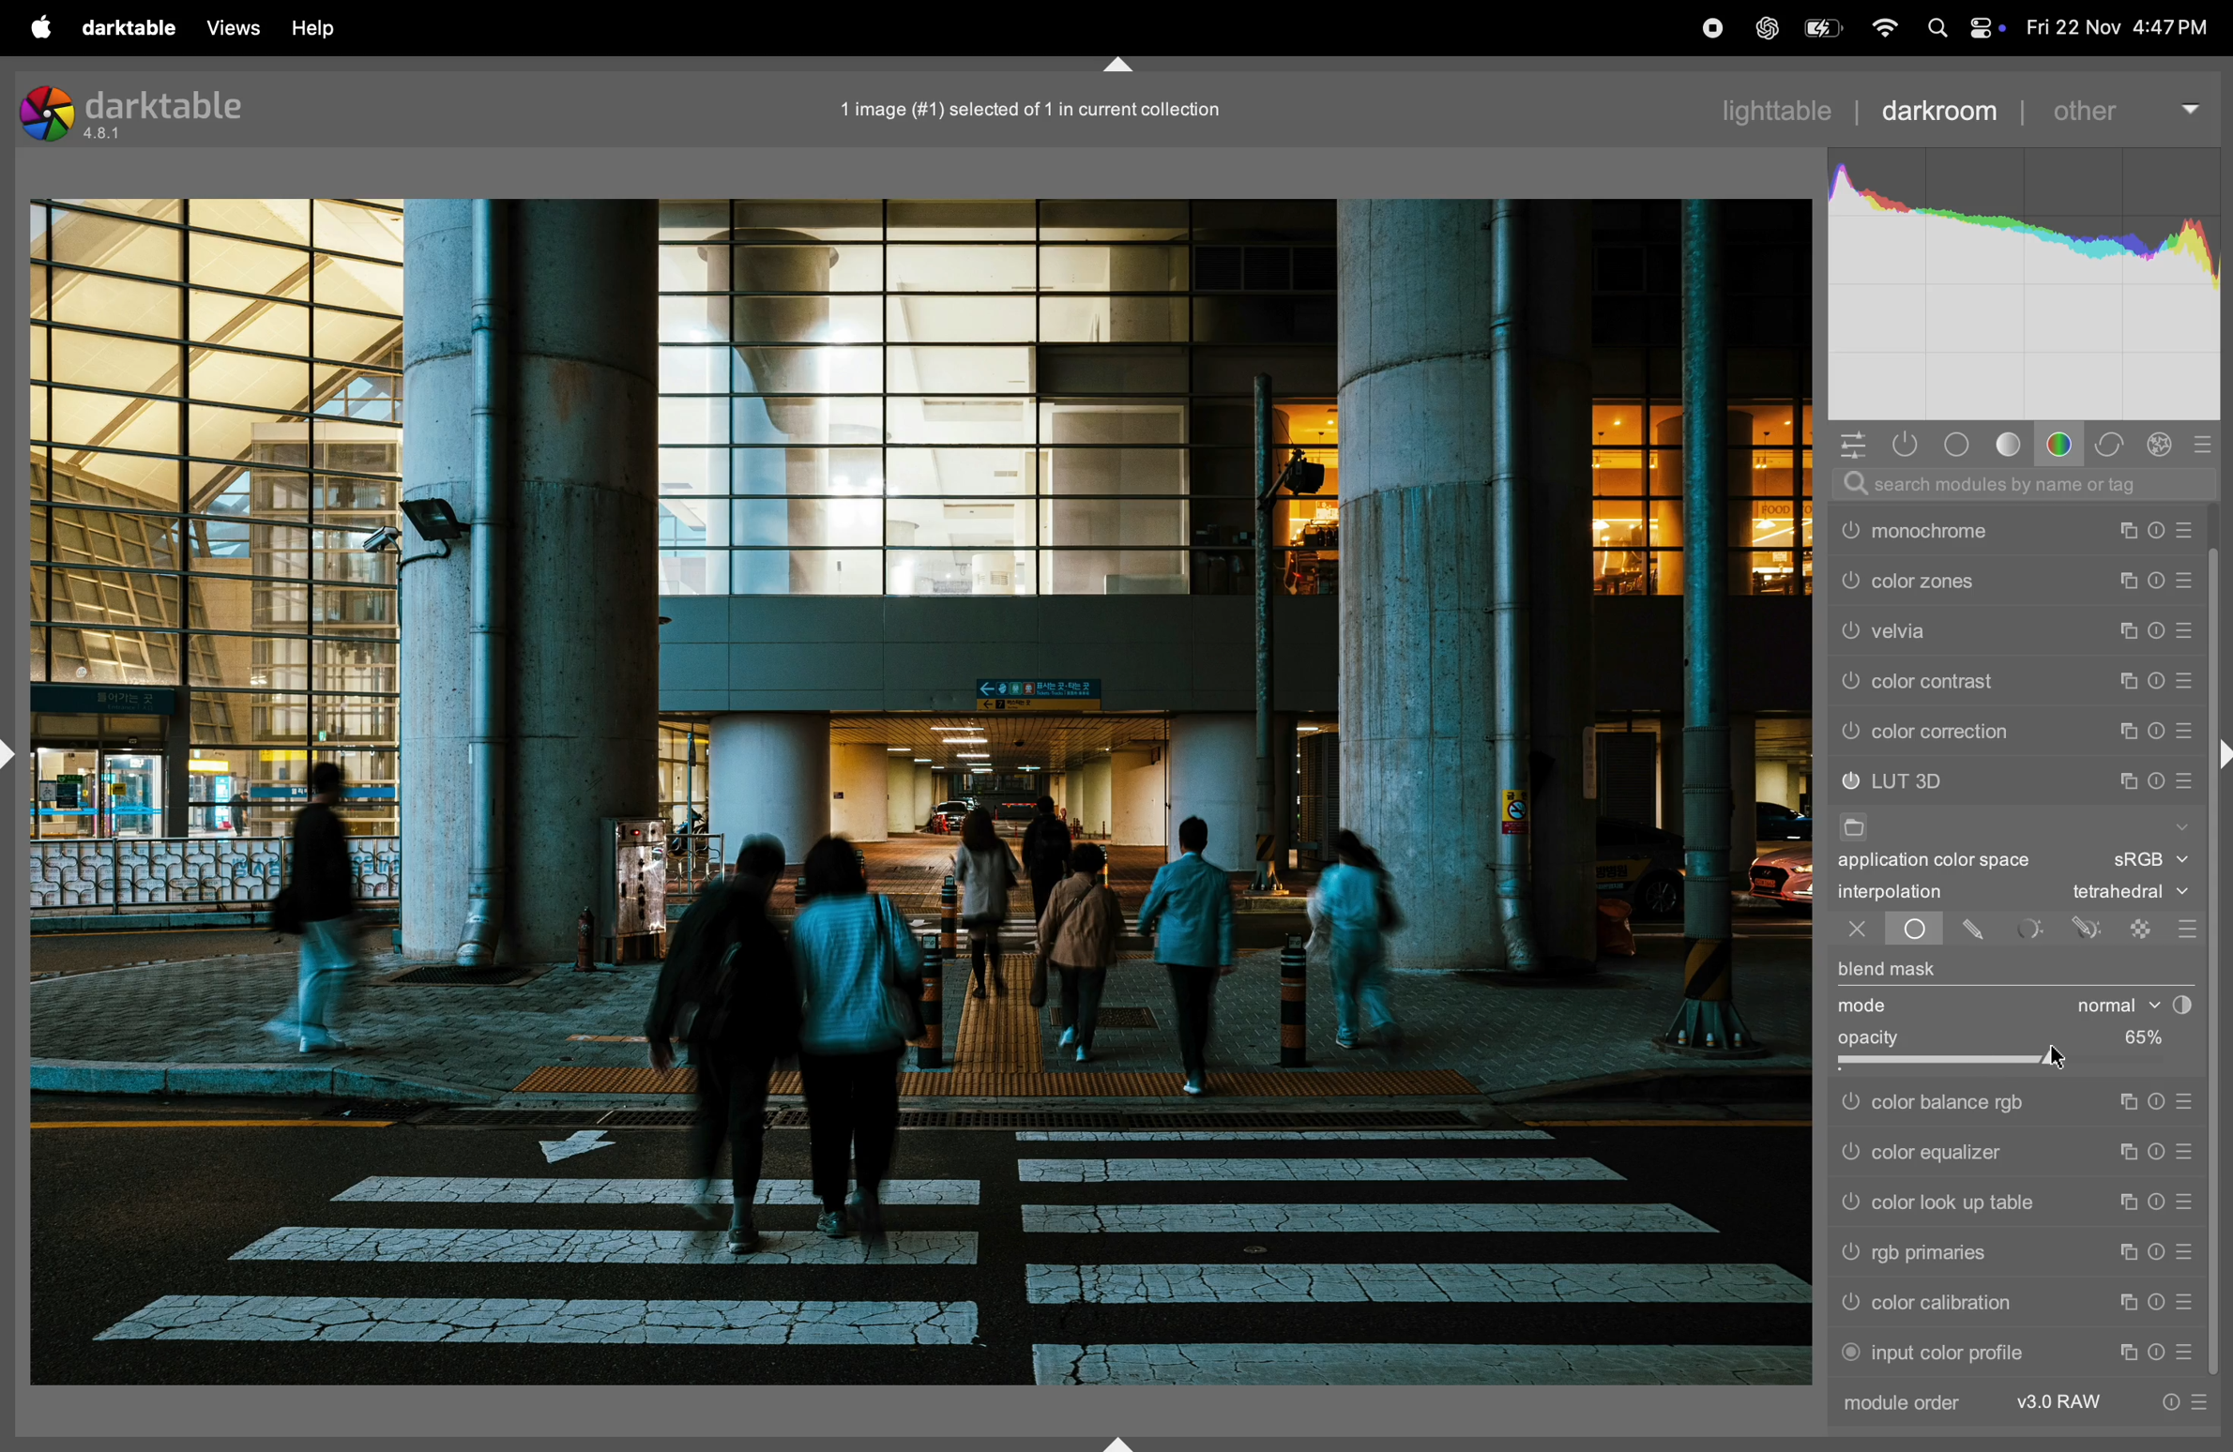 This screenshot has height=1452, width=2233. Describe the element at coordinates (2140, 928) in the screenshot. I see `raster mask` at that location.